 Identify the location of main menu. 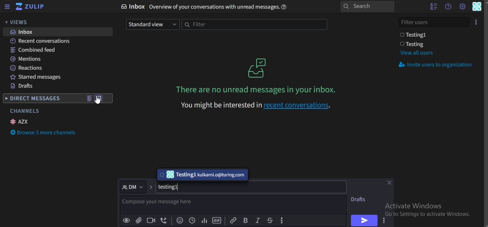
(462, 6).